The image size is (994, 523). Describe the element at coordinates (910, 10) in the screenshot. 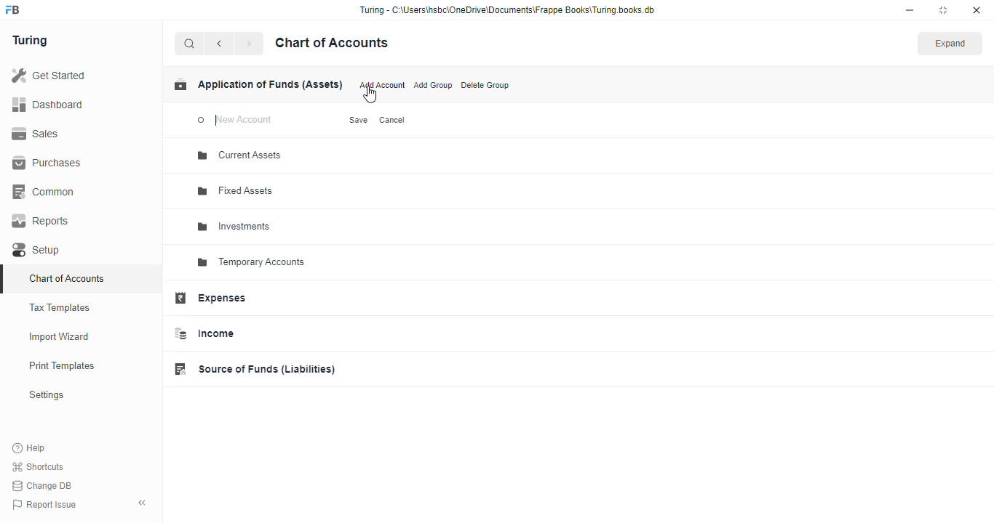

I see `minimize` at that location.